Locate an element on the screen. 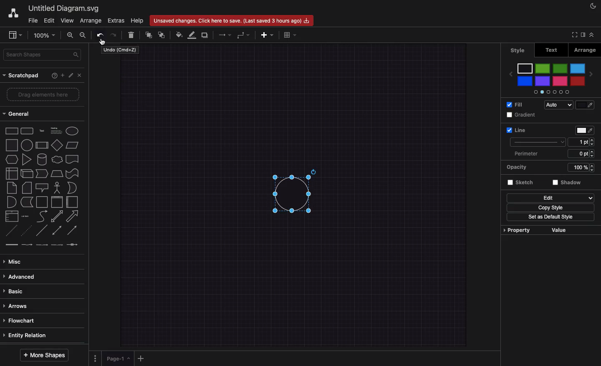 The image size is (601, 366). Scratchpad is located at coordinates (21, 75).